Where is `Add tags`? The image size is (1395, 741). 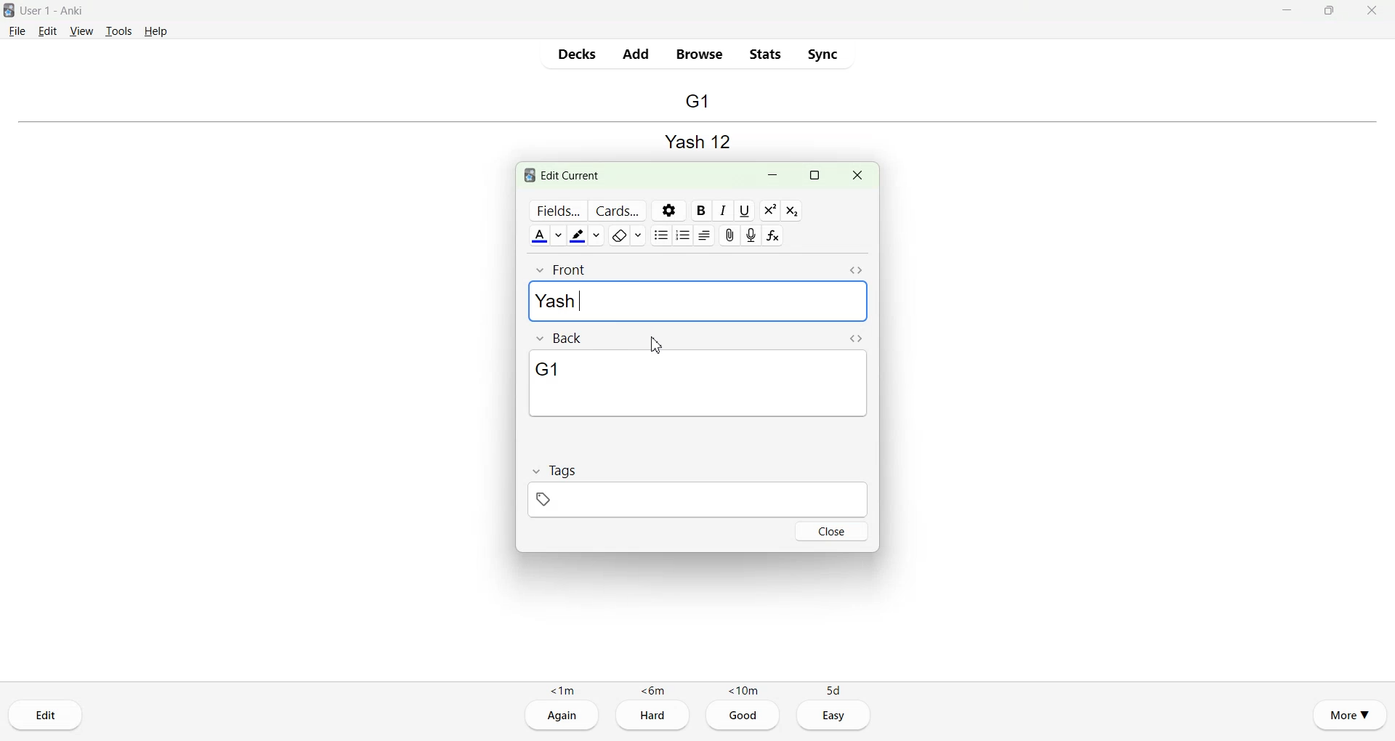
Add tags is located at coordinates (697, 499).